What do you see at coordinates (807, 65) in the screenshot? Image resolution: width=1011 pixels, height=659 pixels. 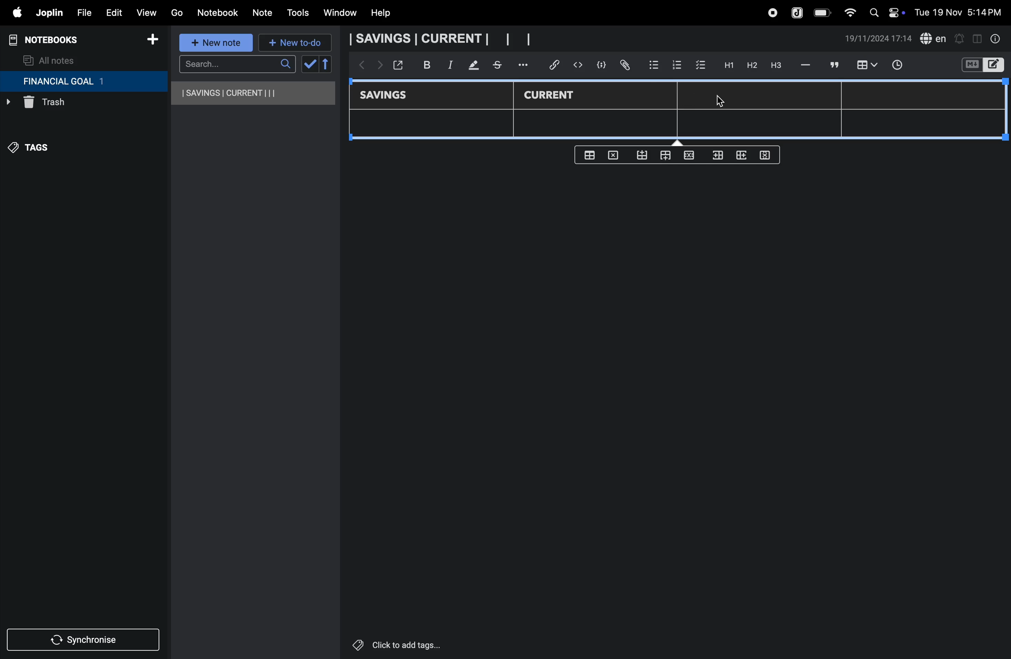 I see `hifen` at bounding box center [807, 65].